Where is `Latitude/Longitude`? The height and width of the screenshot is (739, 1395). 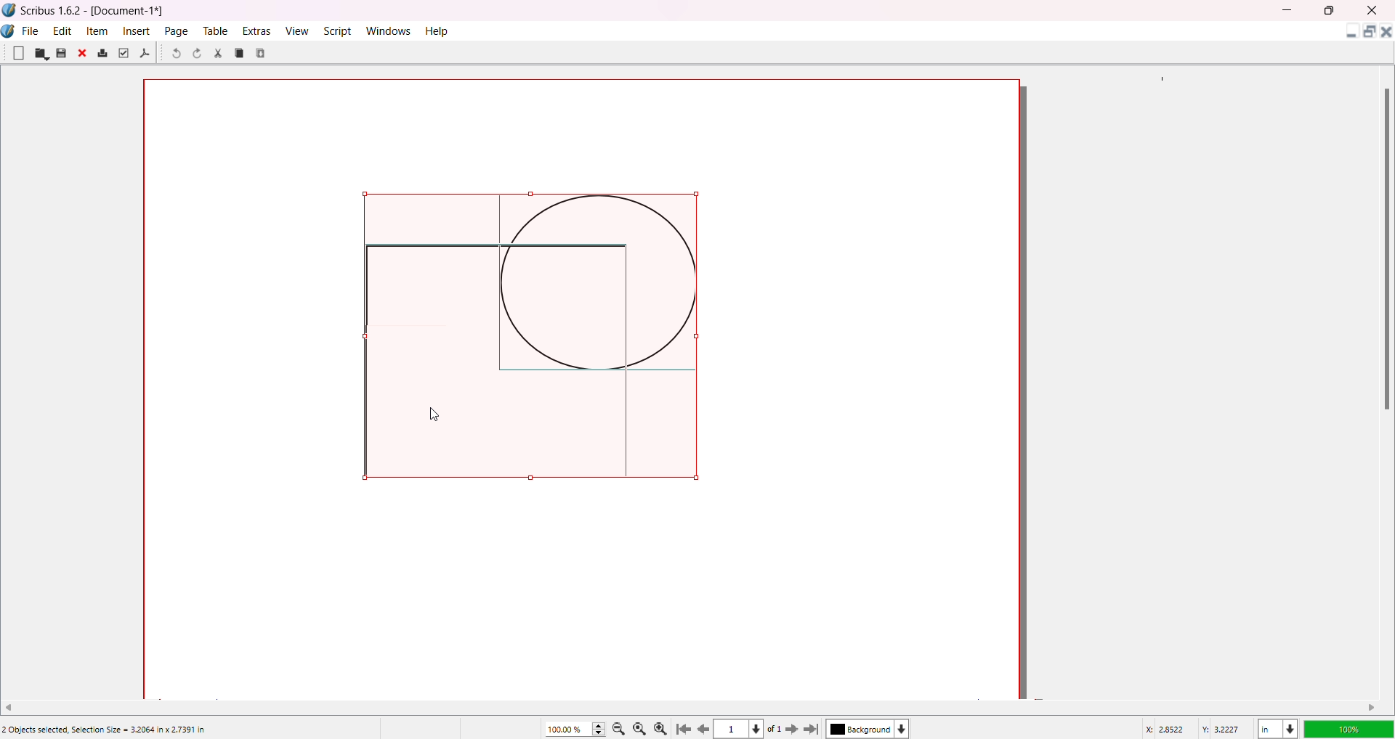 Latitude/Longitude is located at coordinates (1195, 728).